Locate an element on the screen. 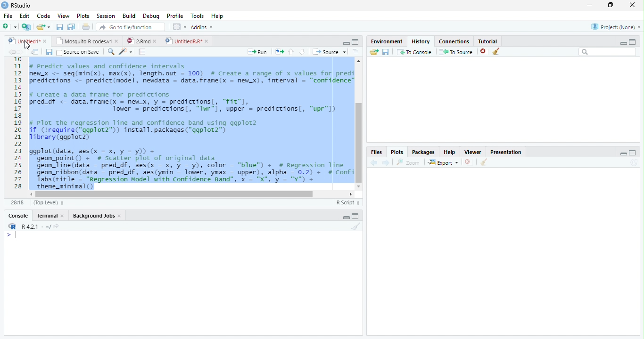 This screenshot has width=644, height=339. Source is located at coordinates (330, 52).